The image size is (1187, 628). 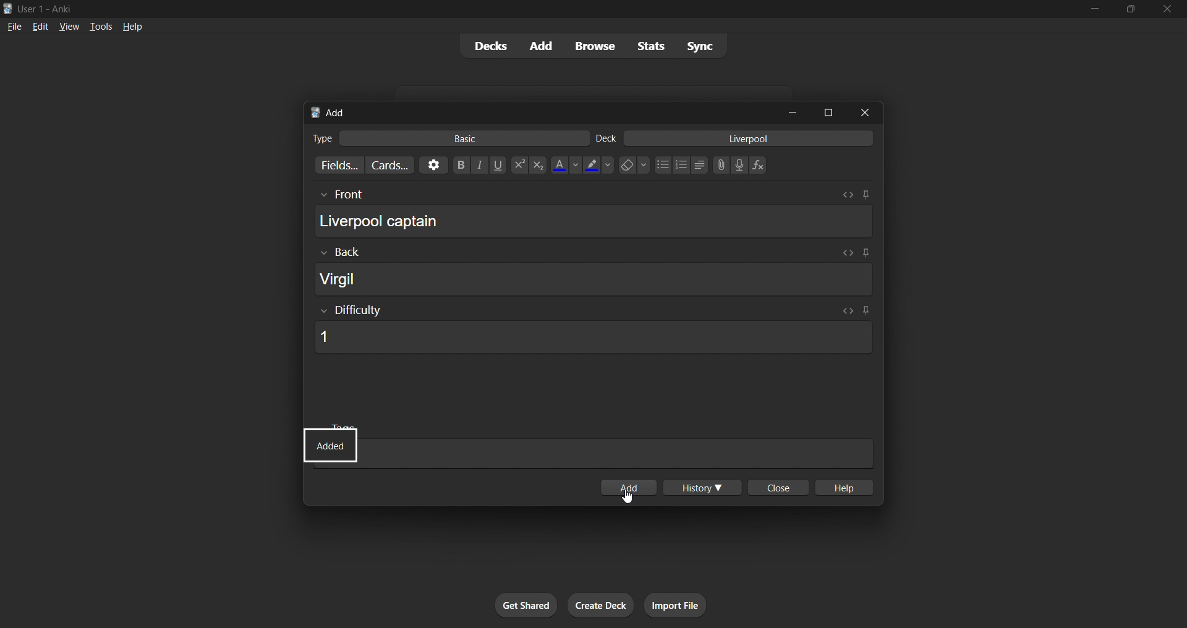 I want to click on Record audio, so click(x=739, y=165).